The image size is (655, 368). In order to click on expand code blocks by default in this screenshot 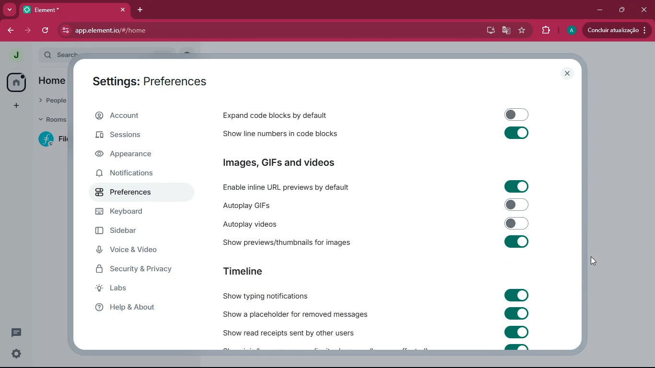, I will do `click(293, 115)`.